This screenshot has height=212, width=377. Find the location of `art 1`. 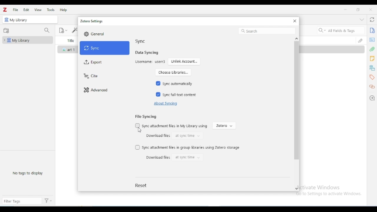

art 1 is located at coordinates (72, 50).